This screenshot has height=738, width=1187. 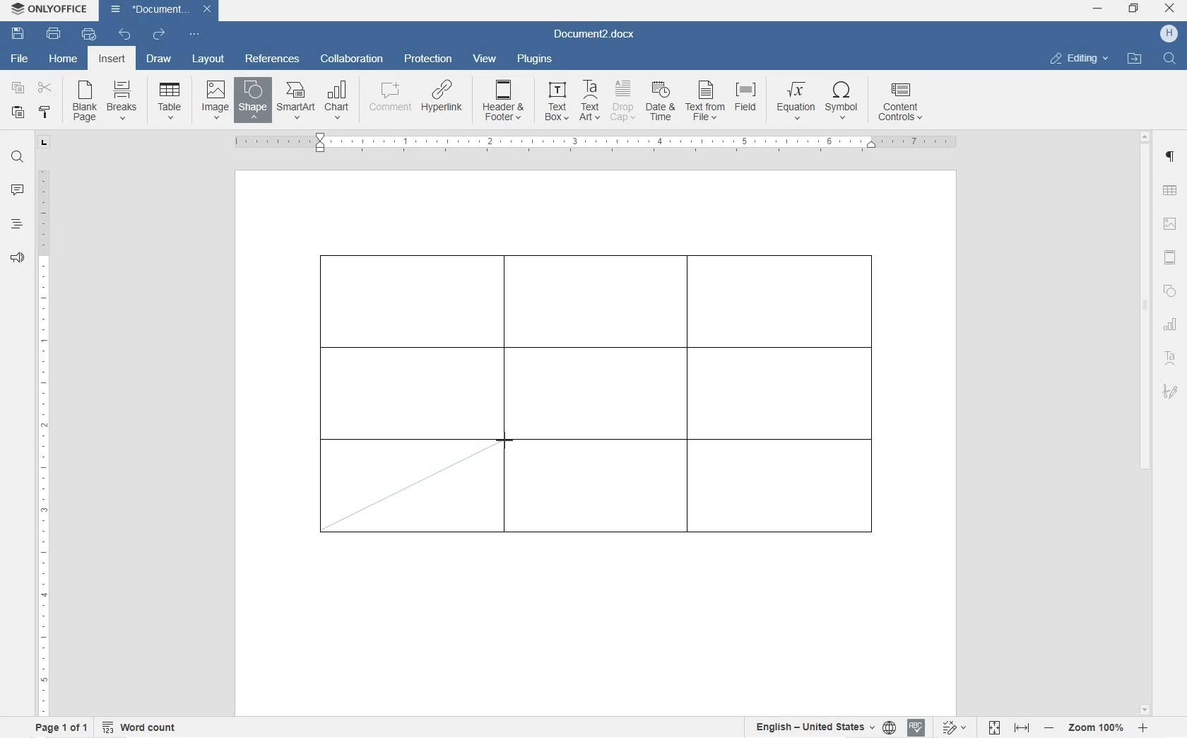 What do you see at coordinates (252, 102) in the screenshot?
I see `INSERT SHAPE` at bounding box center [252, 102].